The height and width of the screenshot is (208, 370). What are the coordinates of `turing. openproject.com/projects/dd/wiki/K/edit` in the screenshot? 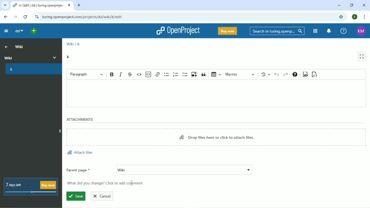 It's located at (85, 18).